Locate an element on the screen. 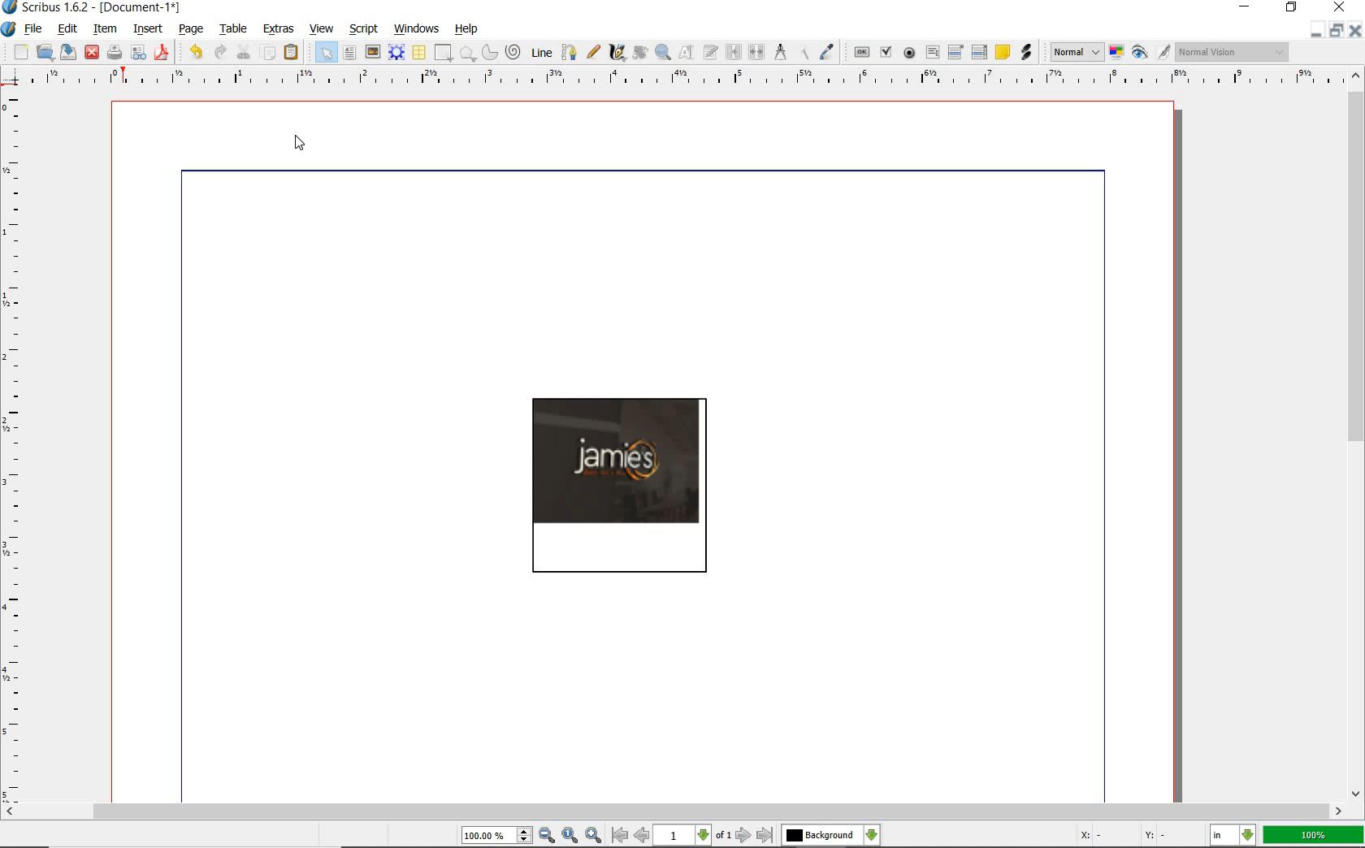 The height and width of the screenshot is (848, 1365). Vertical Margin is located at coordinates (15, 446).